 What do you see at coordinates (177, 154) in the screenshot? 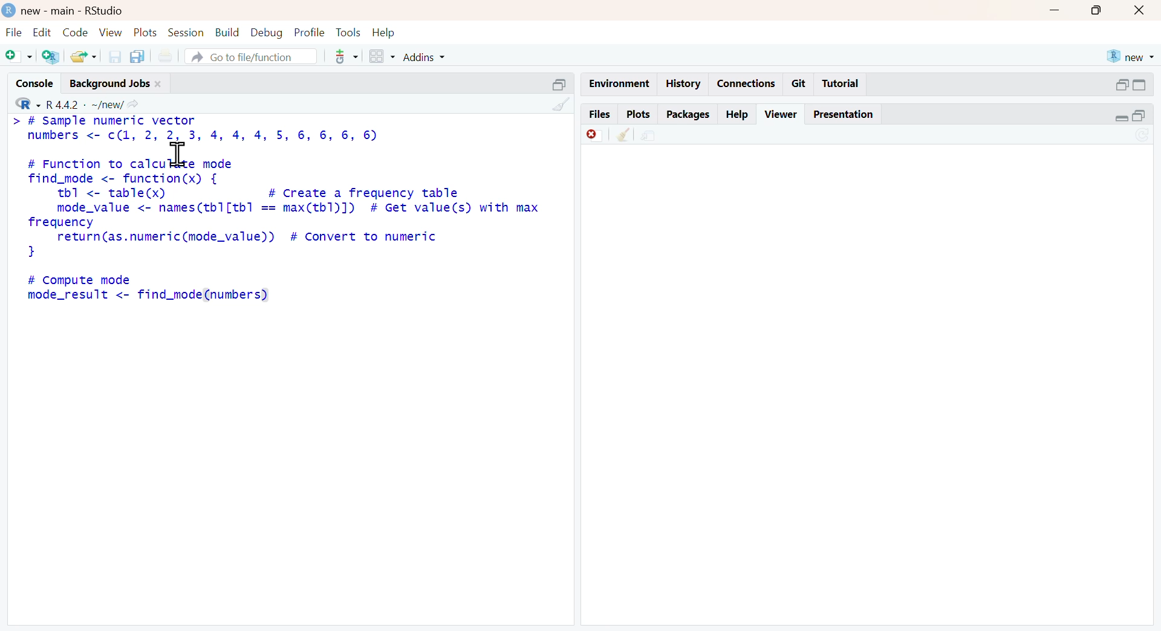
I see `cursor` at bounding box center [177, 154].